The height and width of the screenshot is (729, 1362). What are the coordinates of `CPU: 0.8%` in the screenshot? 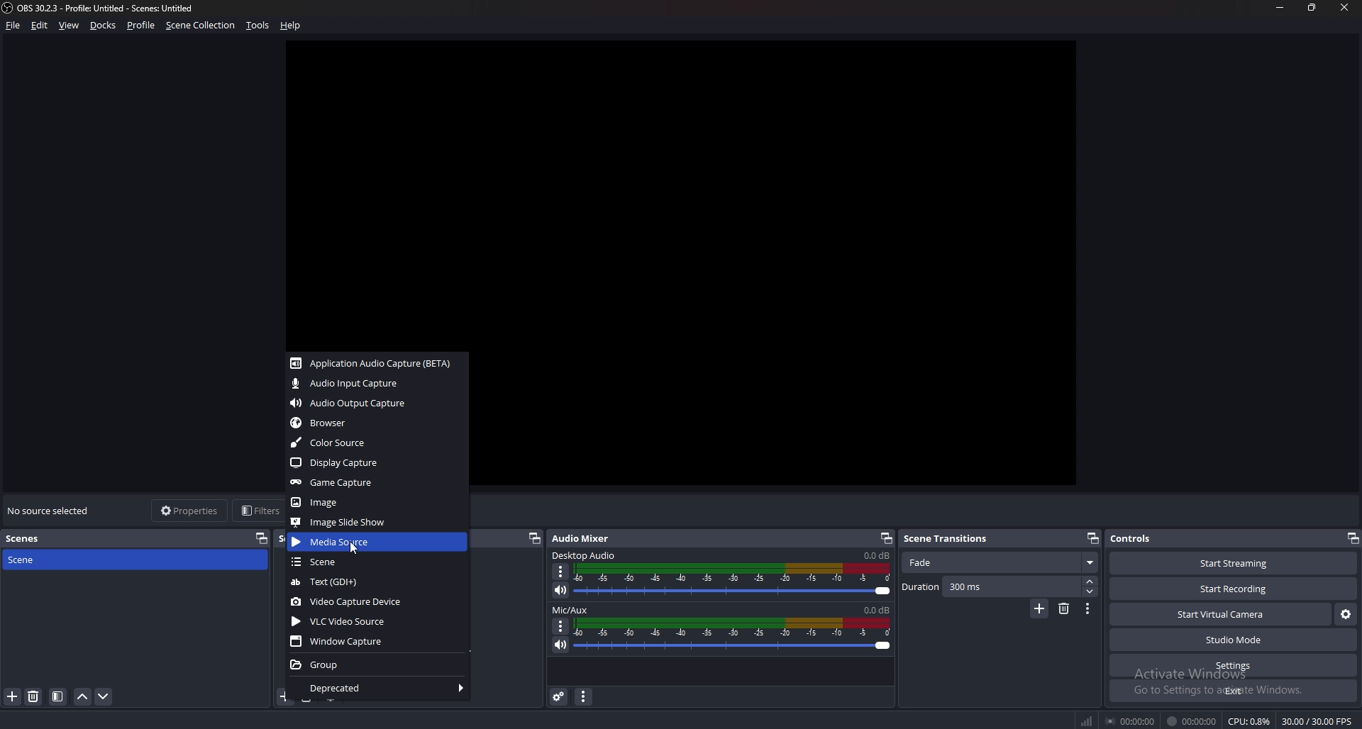 It's located at (1248, 721).